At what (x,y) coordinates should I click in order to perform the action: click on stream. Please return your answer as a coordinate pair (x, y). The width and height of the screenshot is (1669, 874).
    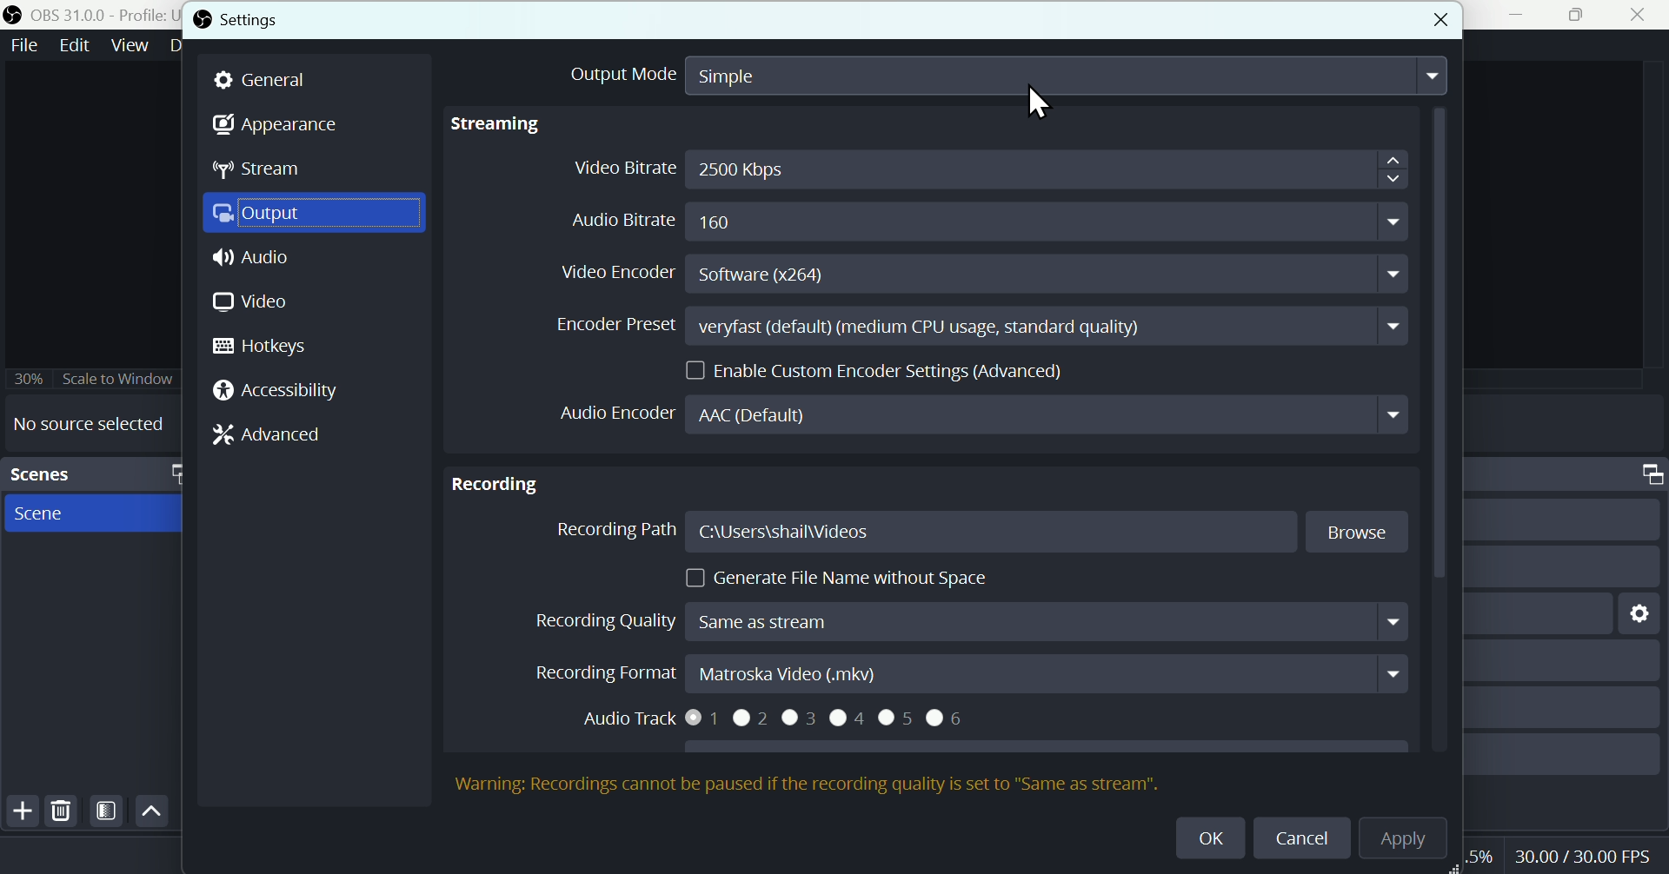
    Looking at the image, I should click on (258, 168).